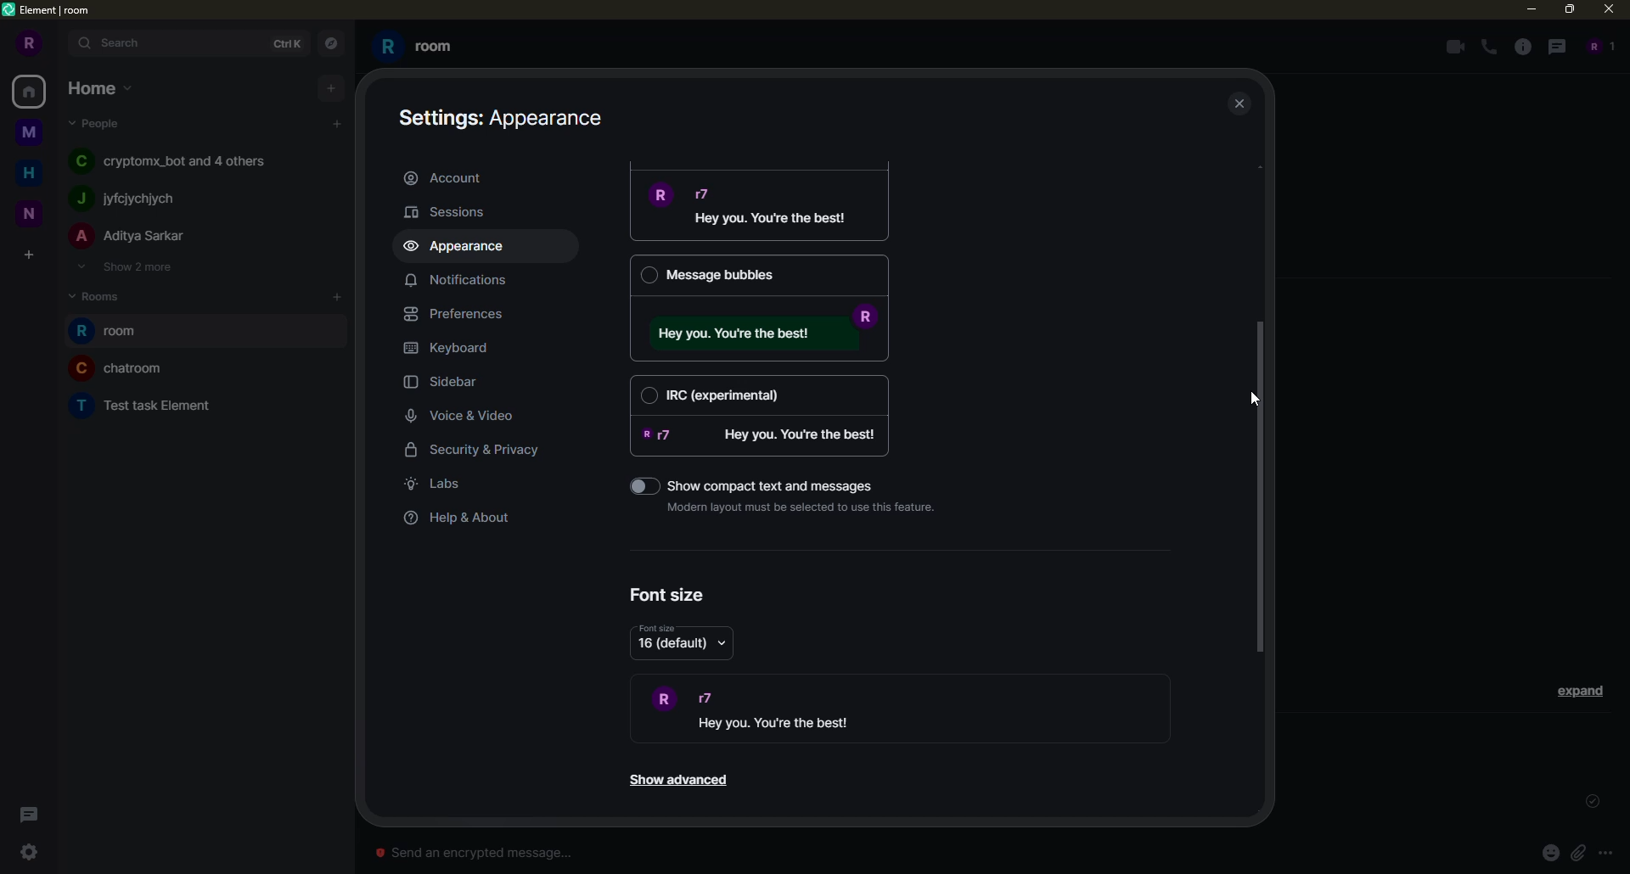 This screenshot has height=874, width=1630. I want to click on show 2 more, so click(124, 266).